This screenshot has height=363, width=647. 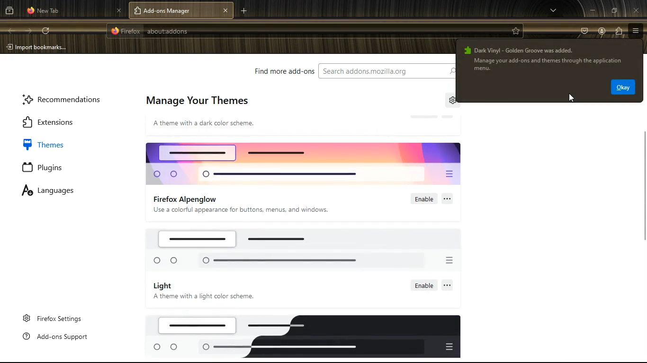 What do you see at coordinates (181, 10) in the screenshot?
I see `add-ons tab` at bounding box center [181, 10].